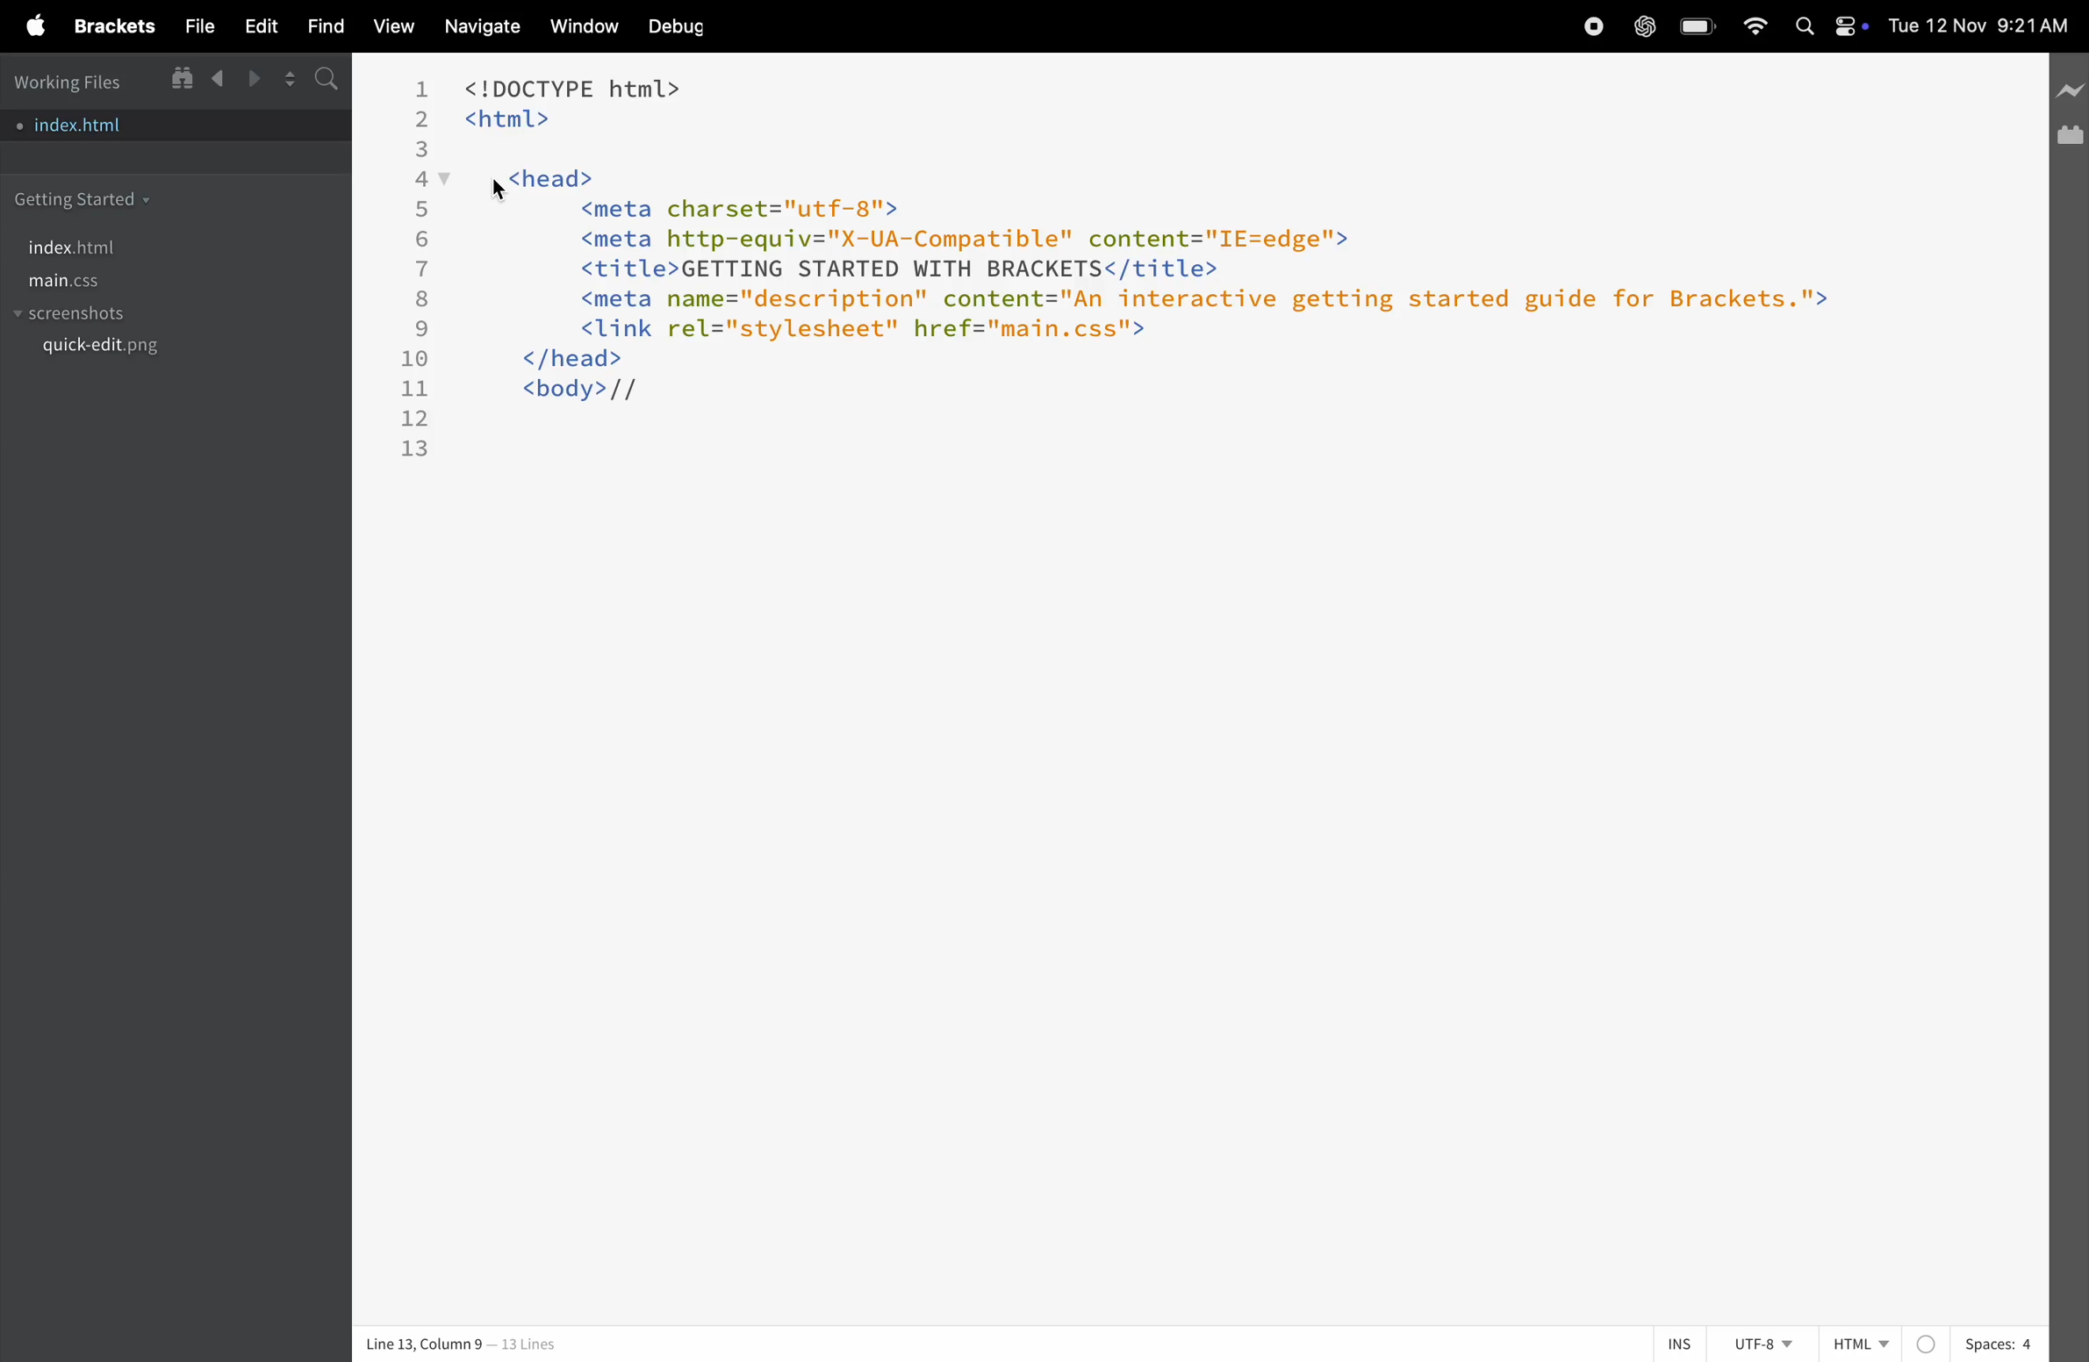 Image resolution: width=2089 pixels, height=1362 pixels. What do you see at coordinates (1667, 1344) in the screenshot?
I see `ins` at bounding box center [1667, 1344].